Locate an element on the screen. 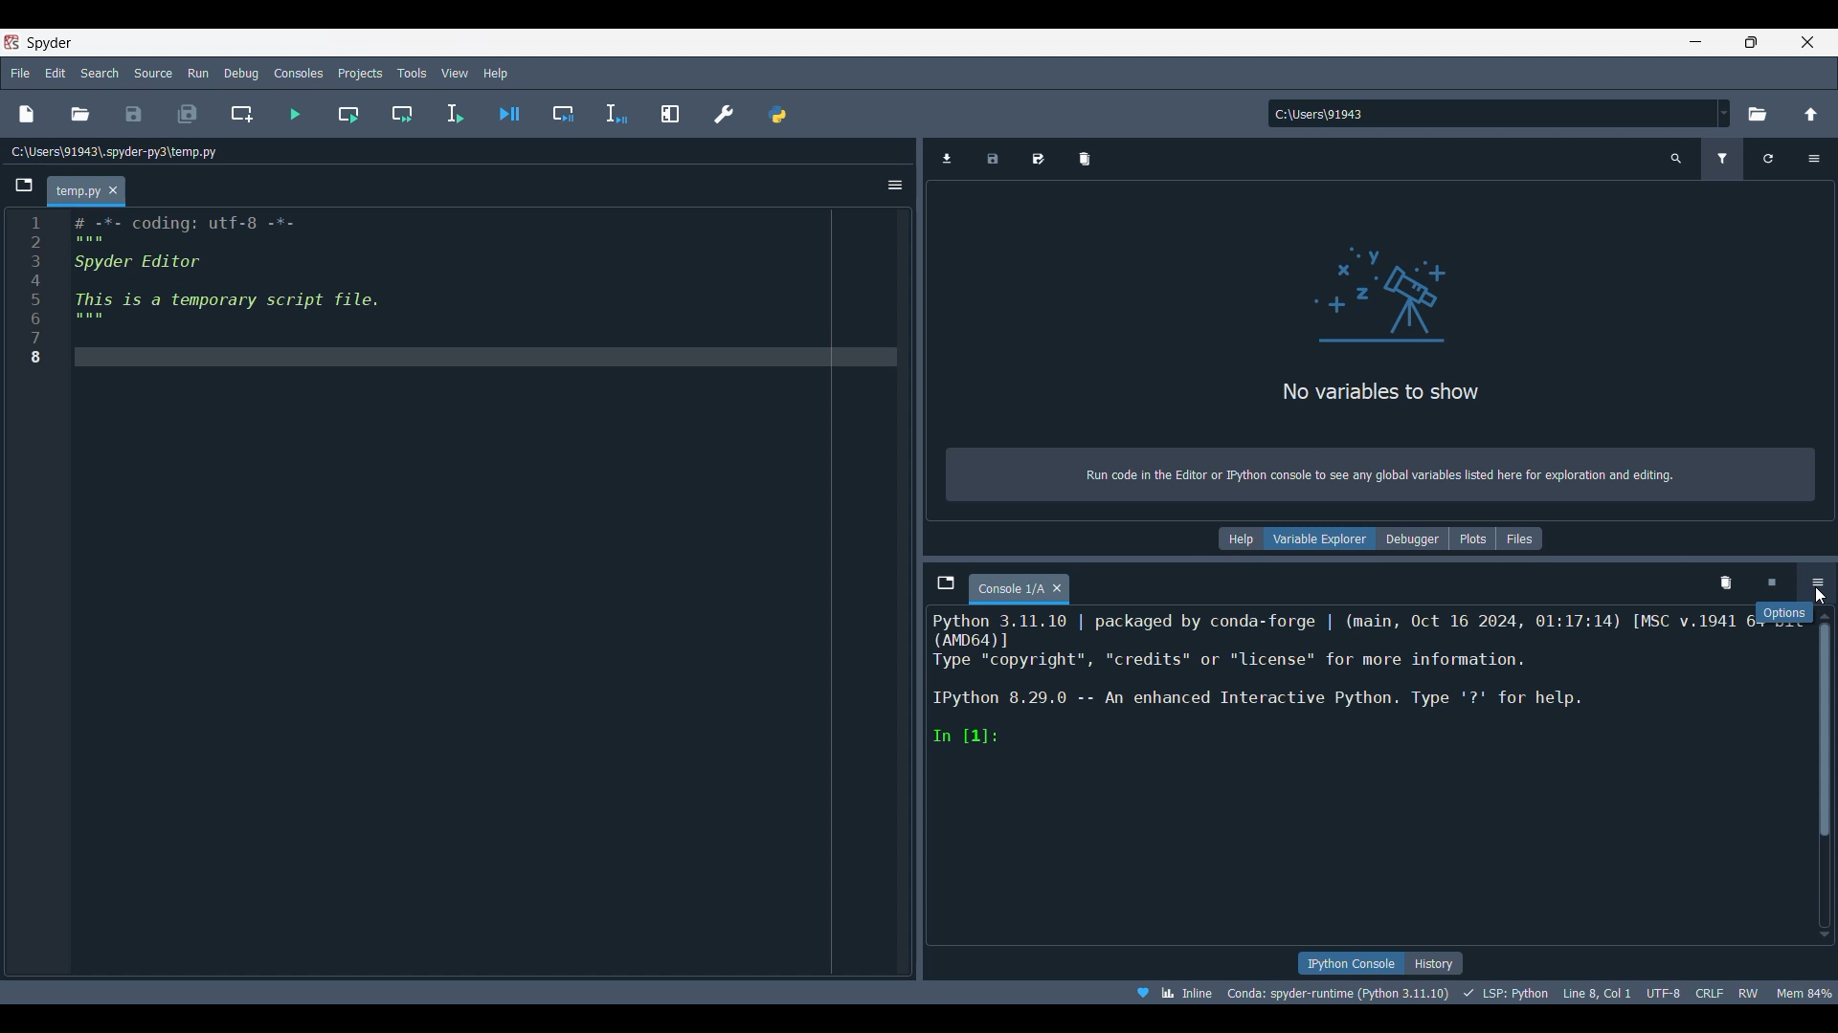  File location is located at coordinates (116, 152).